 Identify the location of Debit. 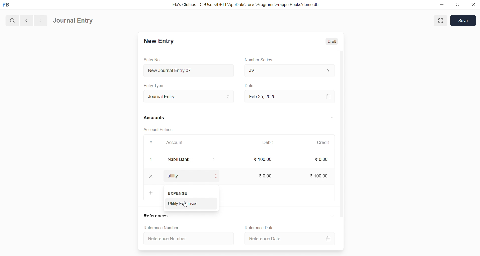
(268, 142).